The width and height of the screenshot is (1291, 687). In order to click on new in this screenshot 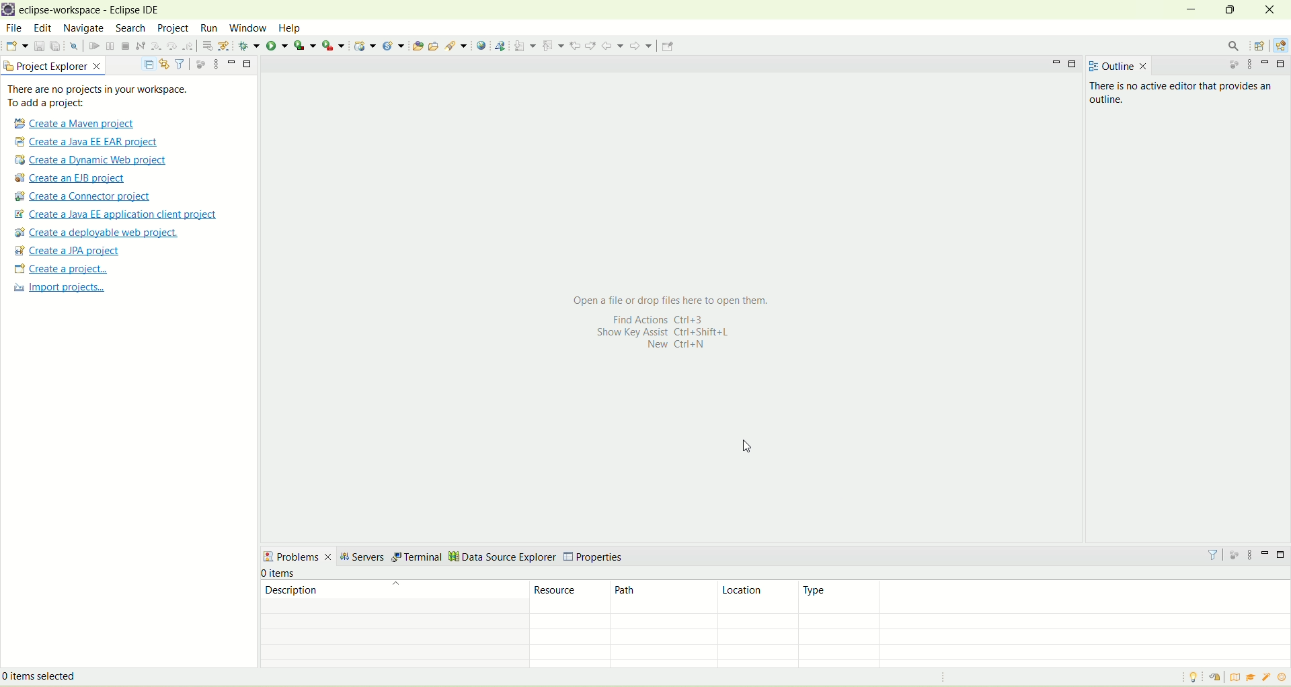, I will do `click(16, 45)`.